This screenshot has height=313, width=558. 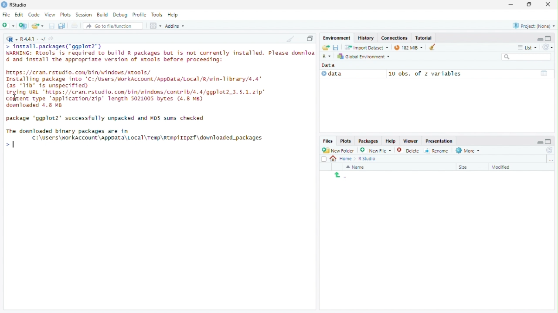 What do you see at coordinates (35, 15) in the screenshot?
I see `Code` at bounding box center [35, 15].